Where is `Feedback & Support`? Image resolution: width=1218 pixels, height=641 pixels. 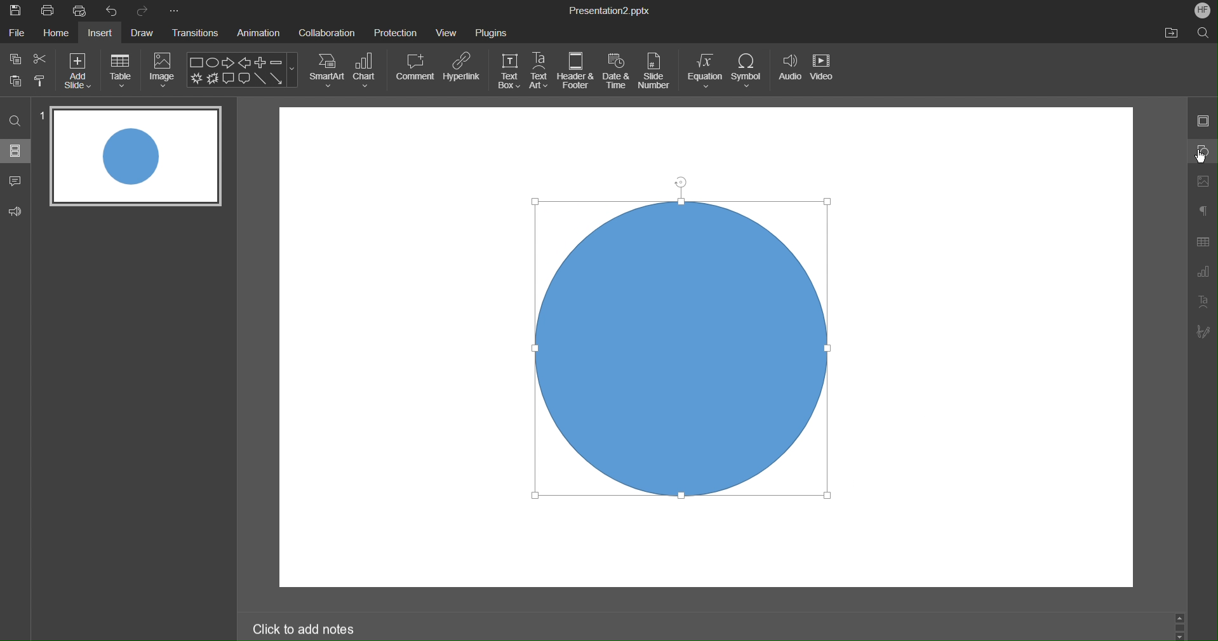 Feedback & Support is located at coordinates (16, 210).